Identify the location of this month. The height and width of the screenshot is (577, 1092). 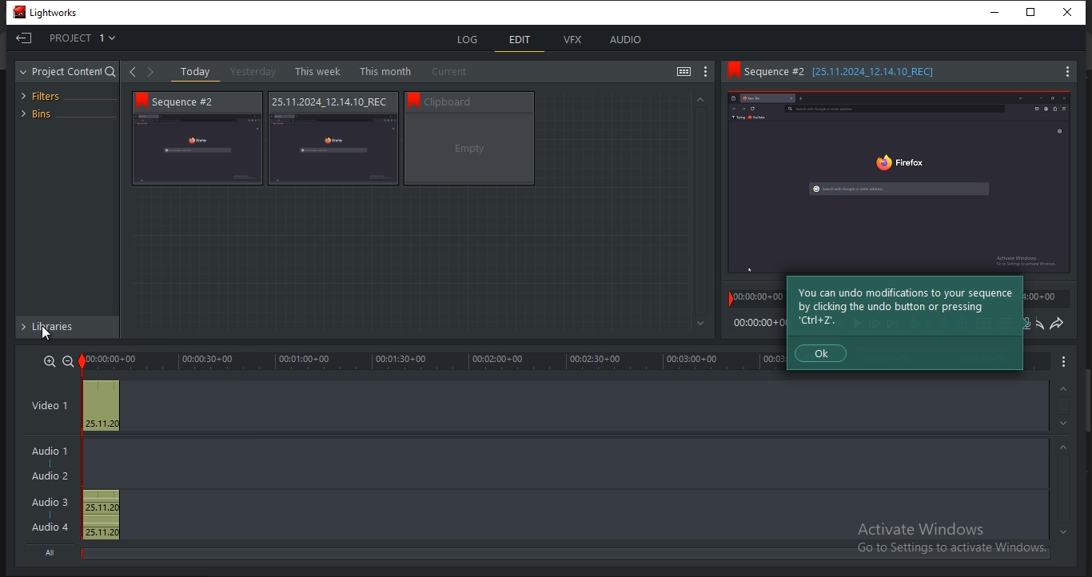
(385, 70).